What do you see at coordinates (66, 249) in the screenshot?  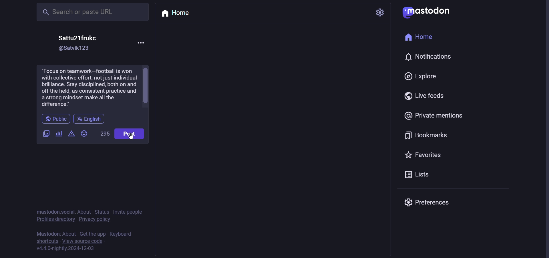 I see `version` at bounding box center [66, 249].